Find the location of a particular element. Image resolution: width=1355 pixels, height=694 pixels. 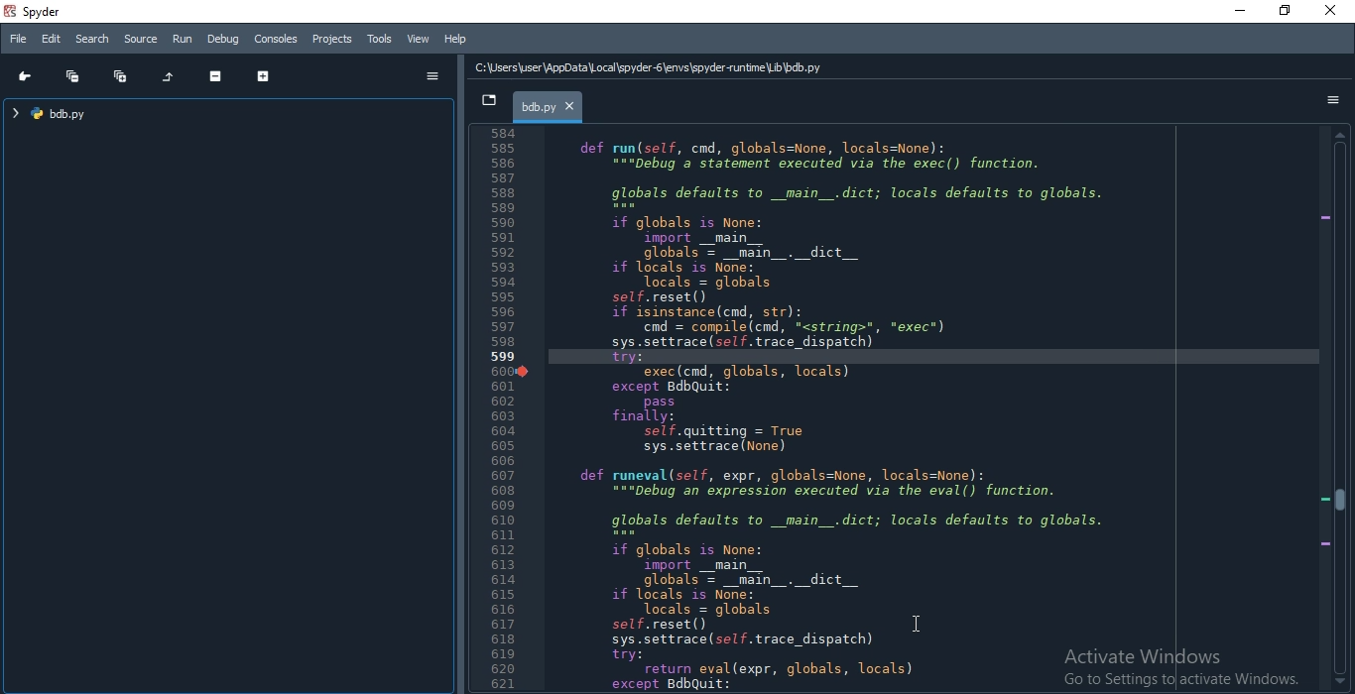

Search is located at coordinates (93, 39).